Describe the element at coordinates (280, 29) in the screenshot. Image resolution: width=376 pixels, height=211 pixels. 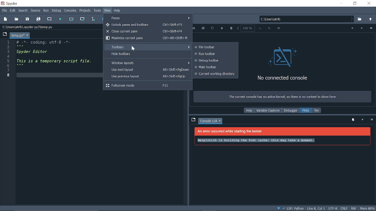
I see `Fit to width` at that location.